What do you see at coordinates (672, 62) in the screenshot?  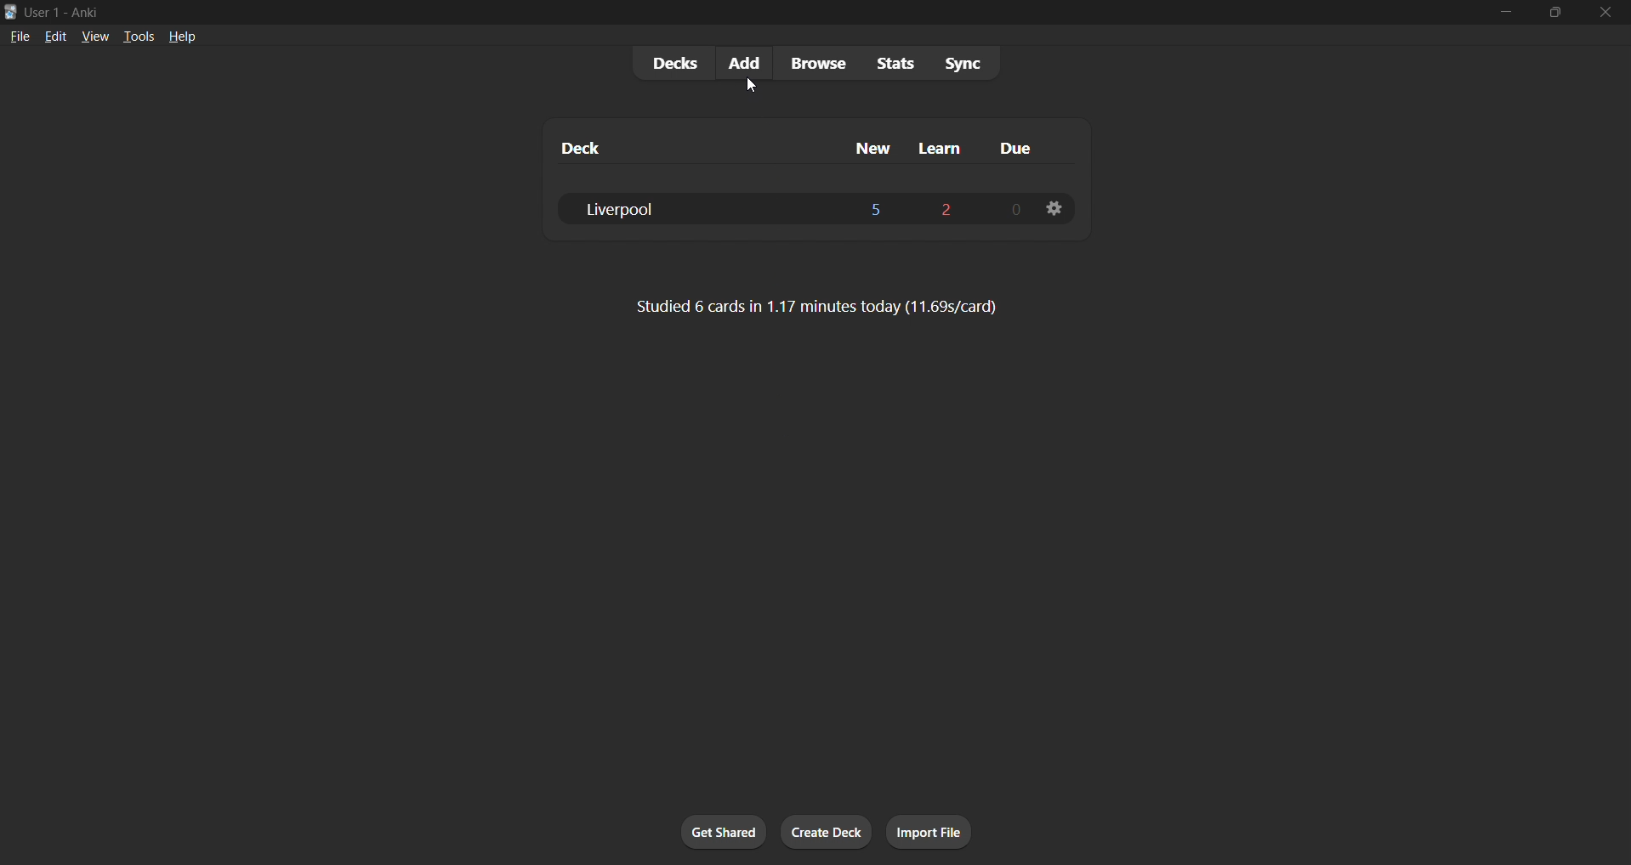 I see `decks` at bounding box center [672, 62].